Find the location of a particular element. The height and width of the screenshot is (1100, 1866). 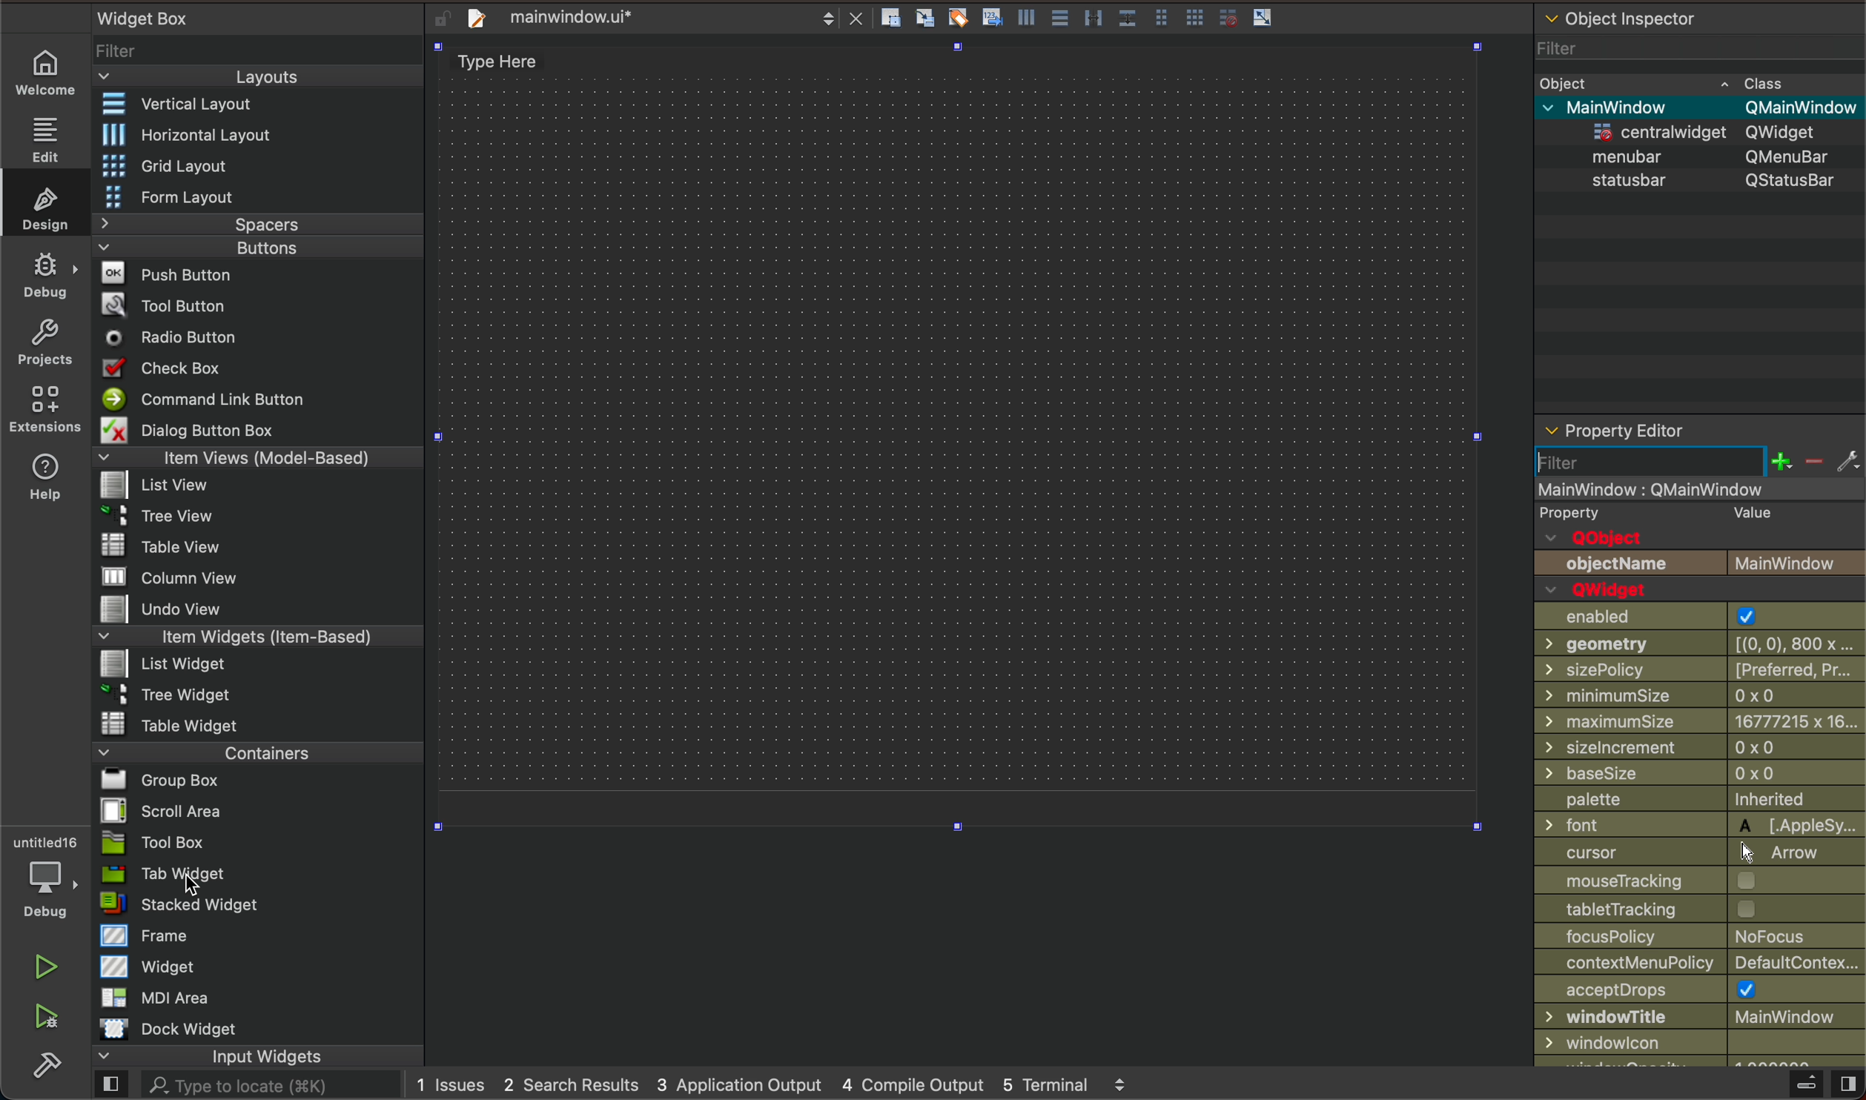

palette is located at coordinates (1701, 798).